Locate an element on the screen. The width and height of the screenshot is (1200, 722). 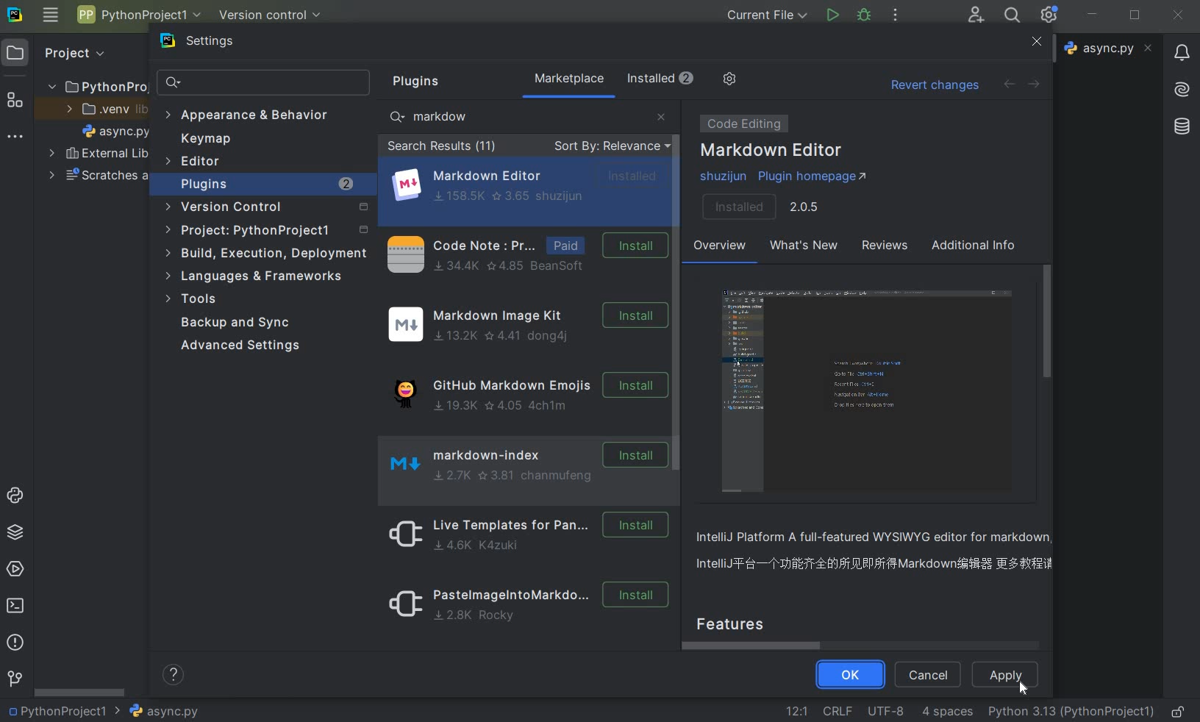
minimize is located at coordinates (1093, 15).